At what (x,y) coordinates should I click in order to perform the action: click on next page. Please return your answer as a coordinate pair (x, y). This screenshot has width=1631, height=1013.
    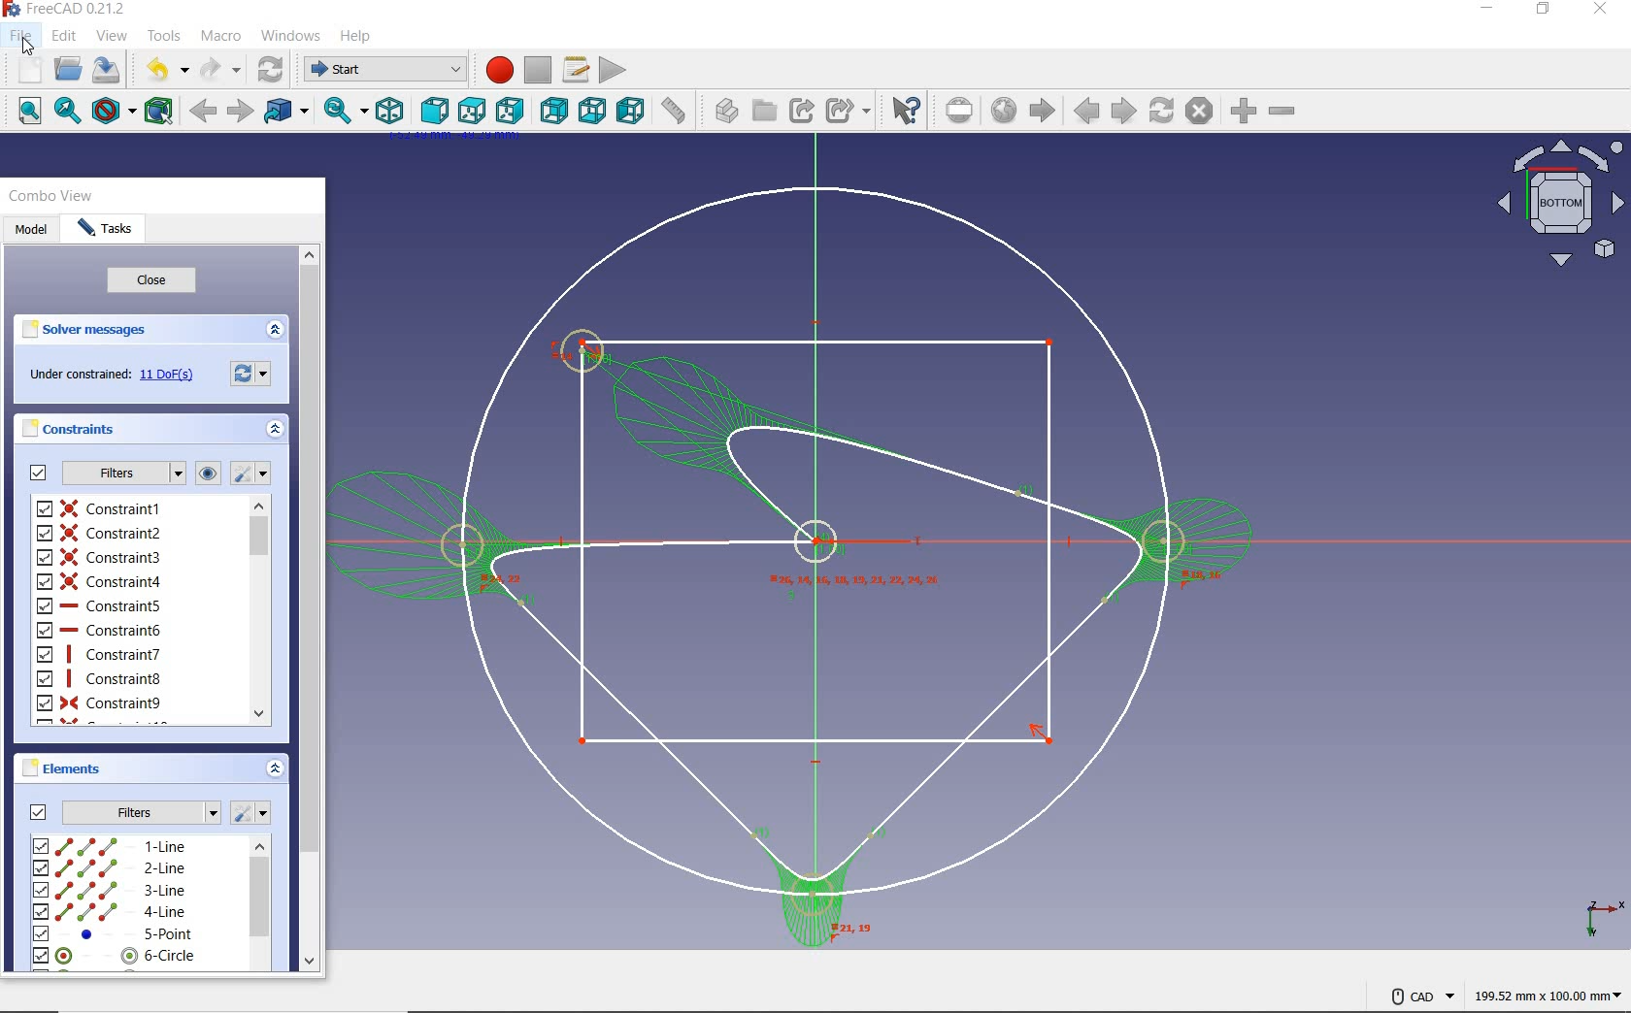
    Looking at the image, I should click on (1122, 111).